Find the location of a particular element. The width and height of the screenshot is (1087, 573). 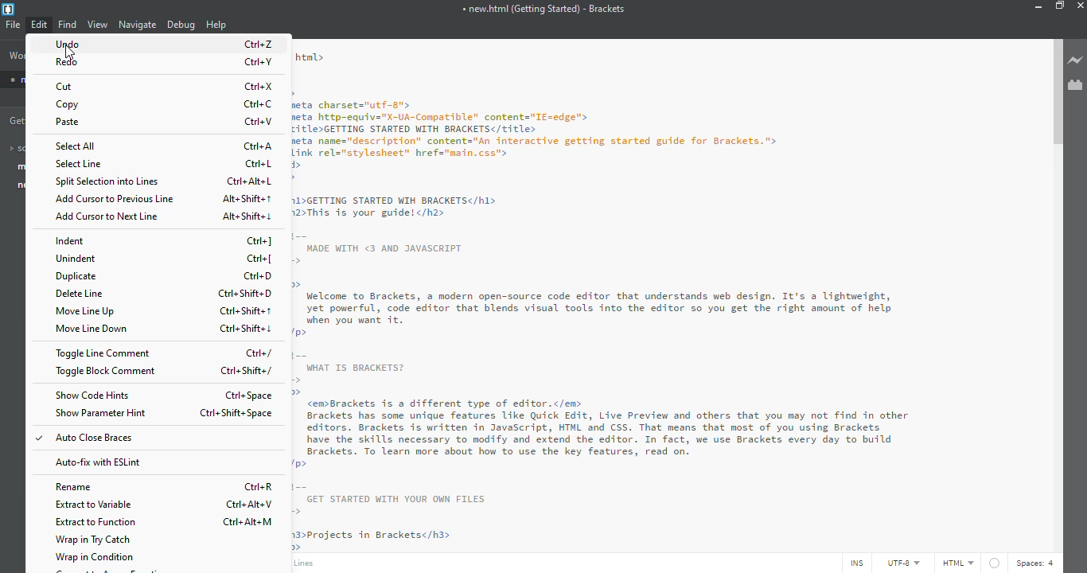

cut is located at coordinates (68, 86).